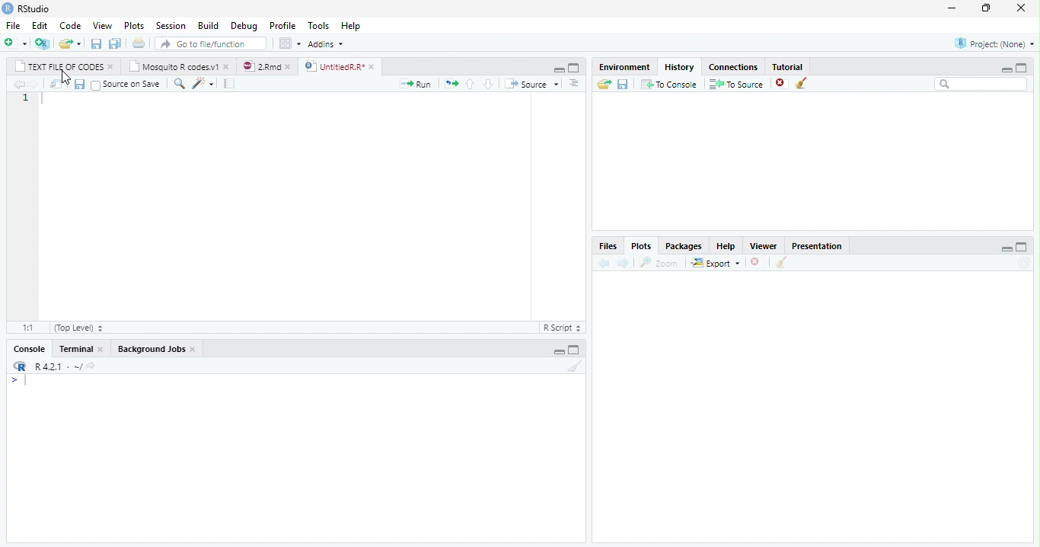  What do you see at coordinates (208, 24) in the screenshot?
I see `build` at bounding box center [208, 24].